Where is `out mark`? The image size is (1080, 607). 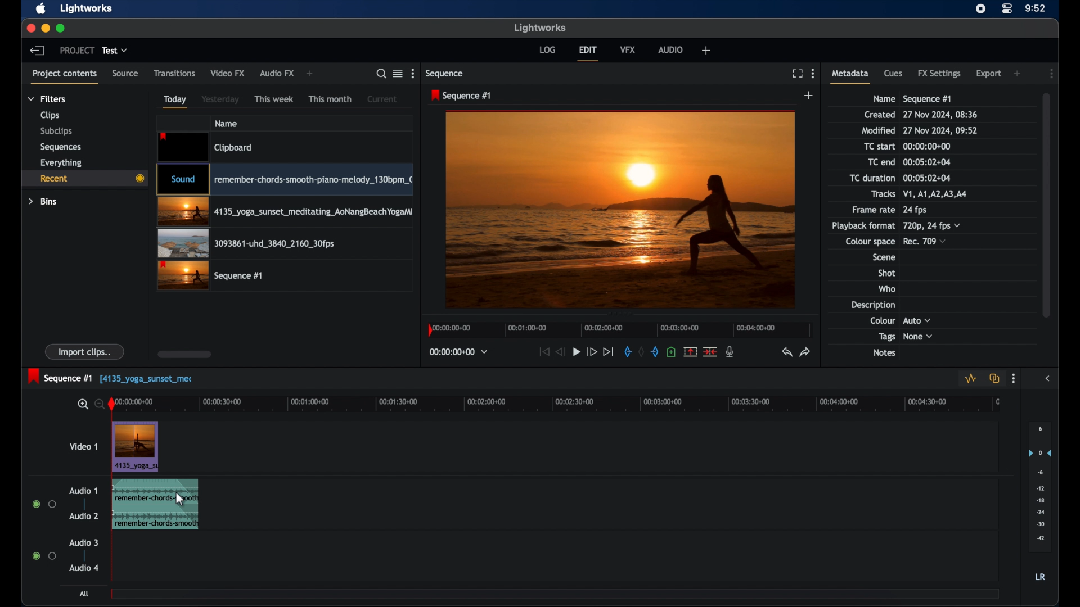 out mark is located at coordinates (655, 351).